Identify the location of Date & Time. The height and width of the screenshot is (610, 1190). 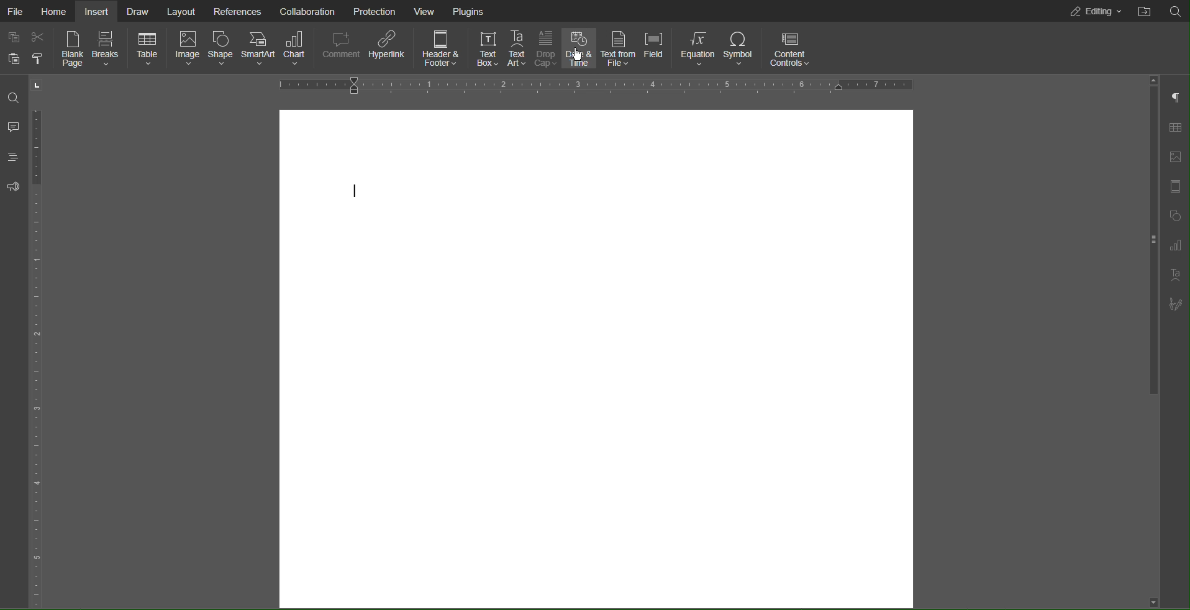
(579, 47).